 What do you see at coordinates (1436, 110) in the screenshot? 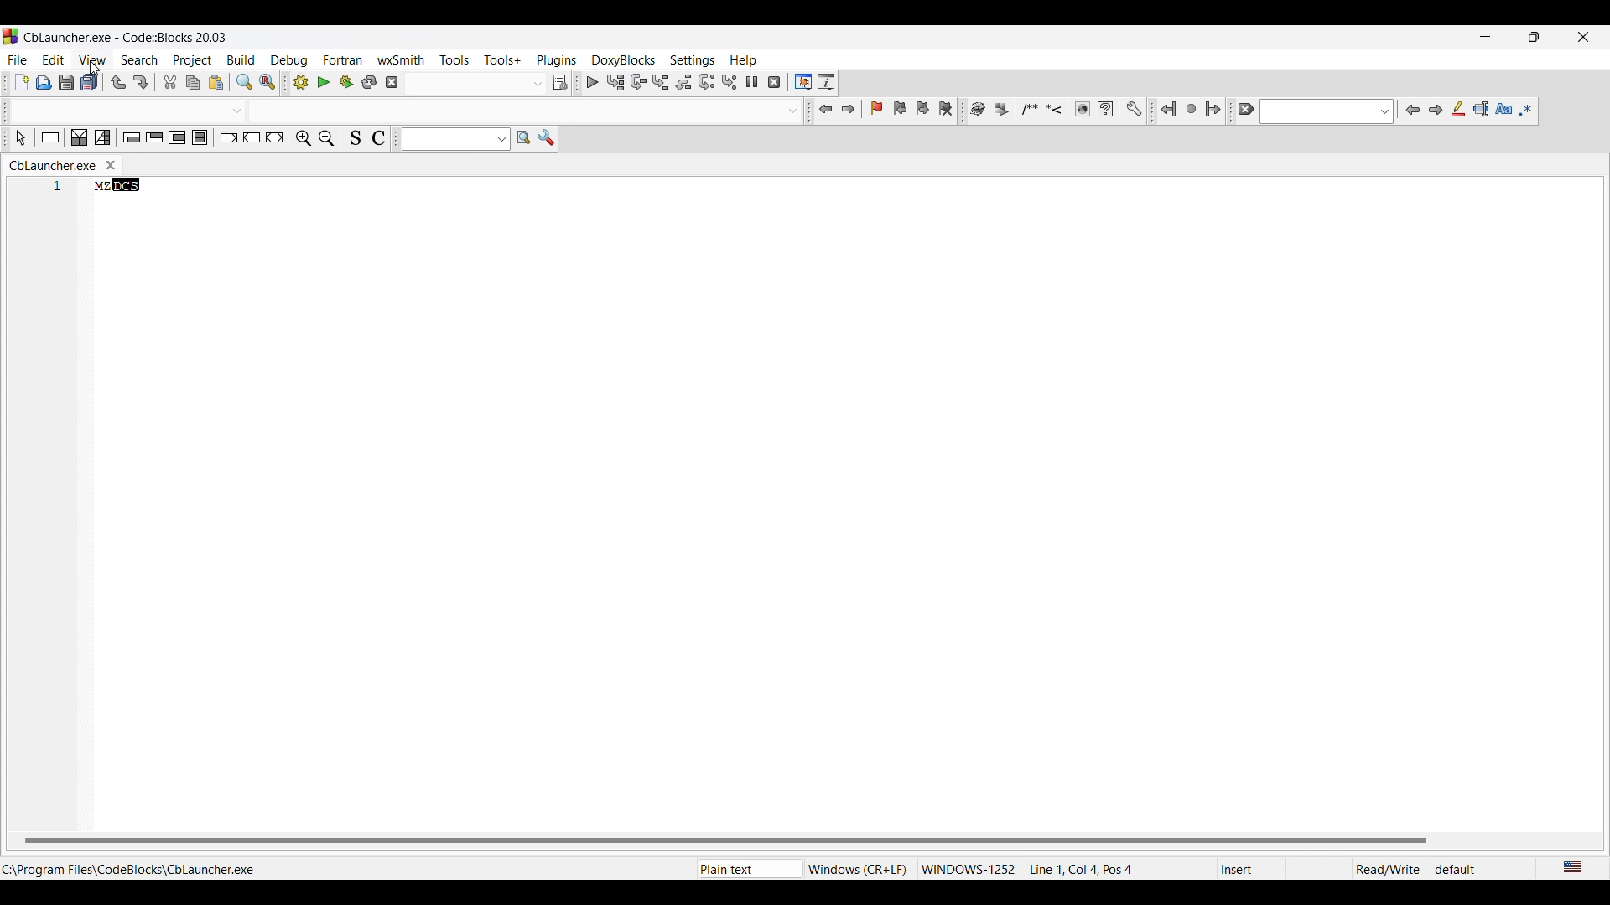
I see `Next` at bounding box center [1436, 110].